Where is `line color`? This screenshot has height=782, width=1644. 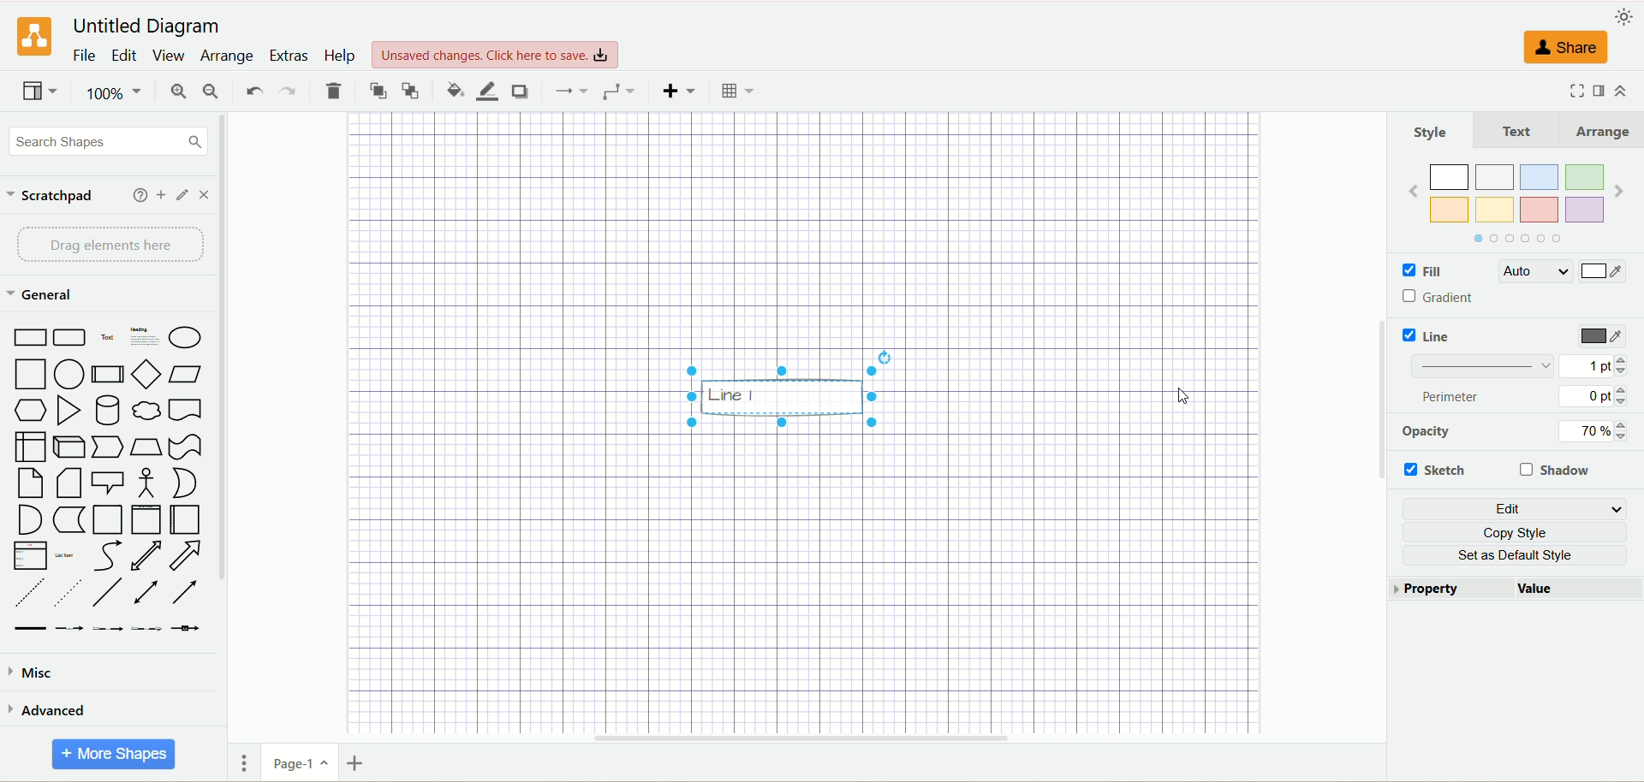 line color is located at coordinates (485, 91).